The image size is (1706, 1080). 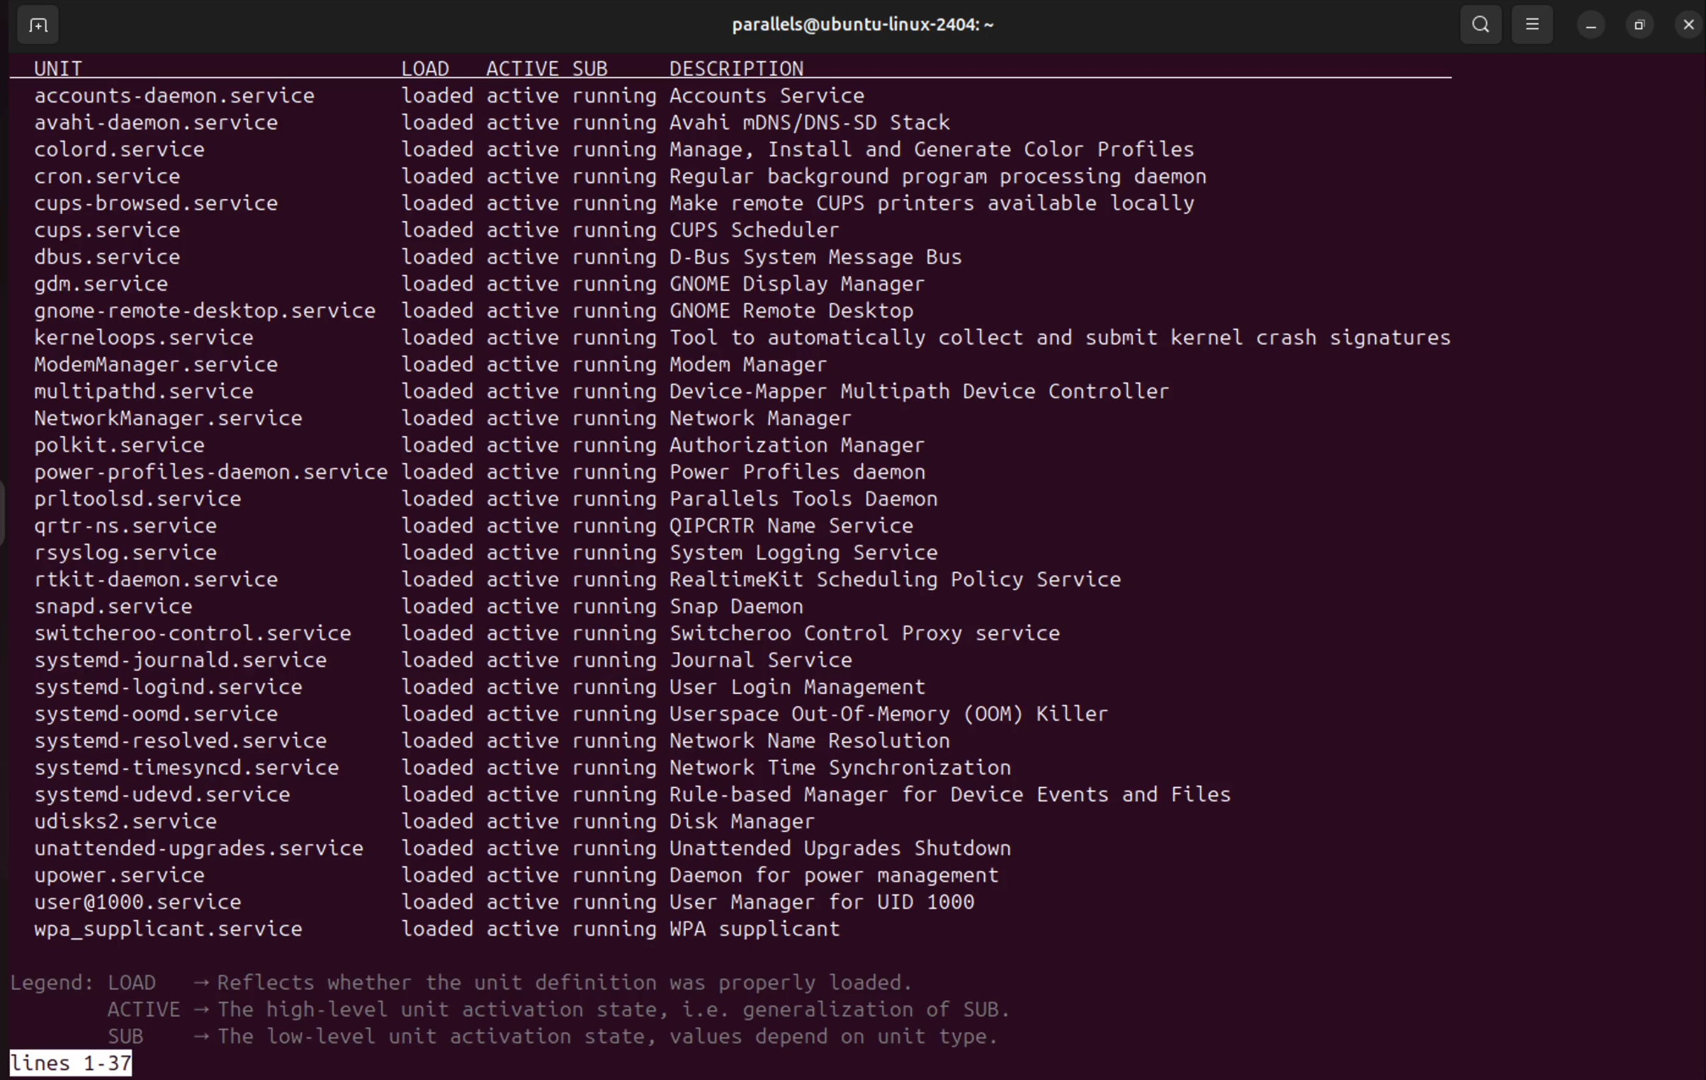 What do you see at coordinates (747, 313) in the screenshot?
I see `active running genome remote desktop` at bounding box center [747, 313].